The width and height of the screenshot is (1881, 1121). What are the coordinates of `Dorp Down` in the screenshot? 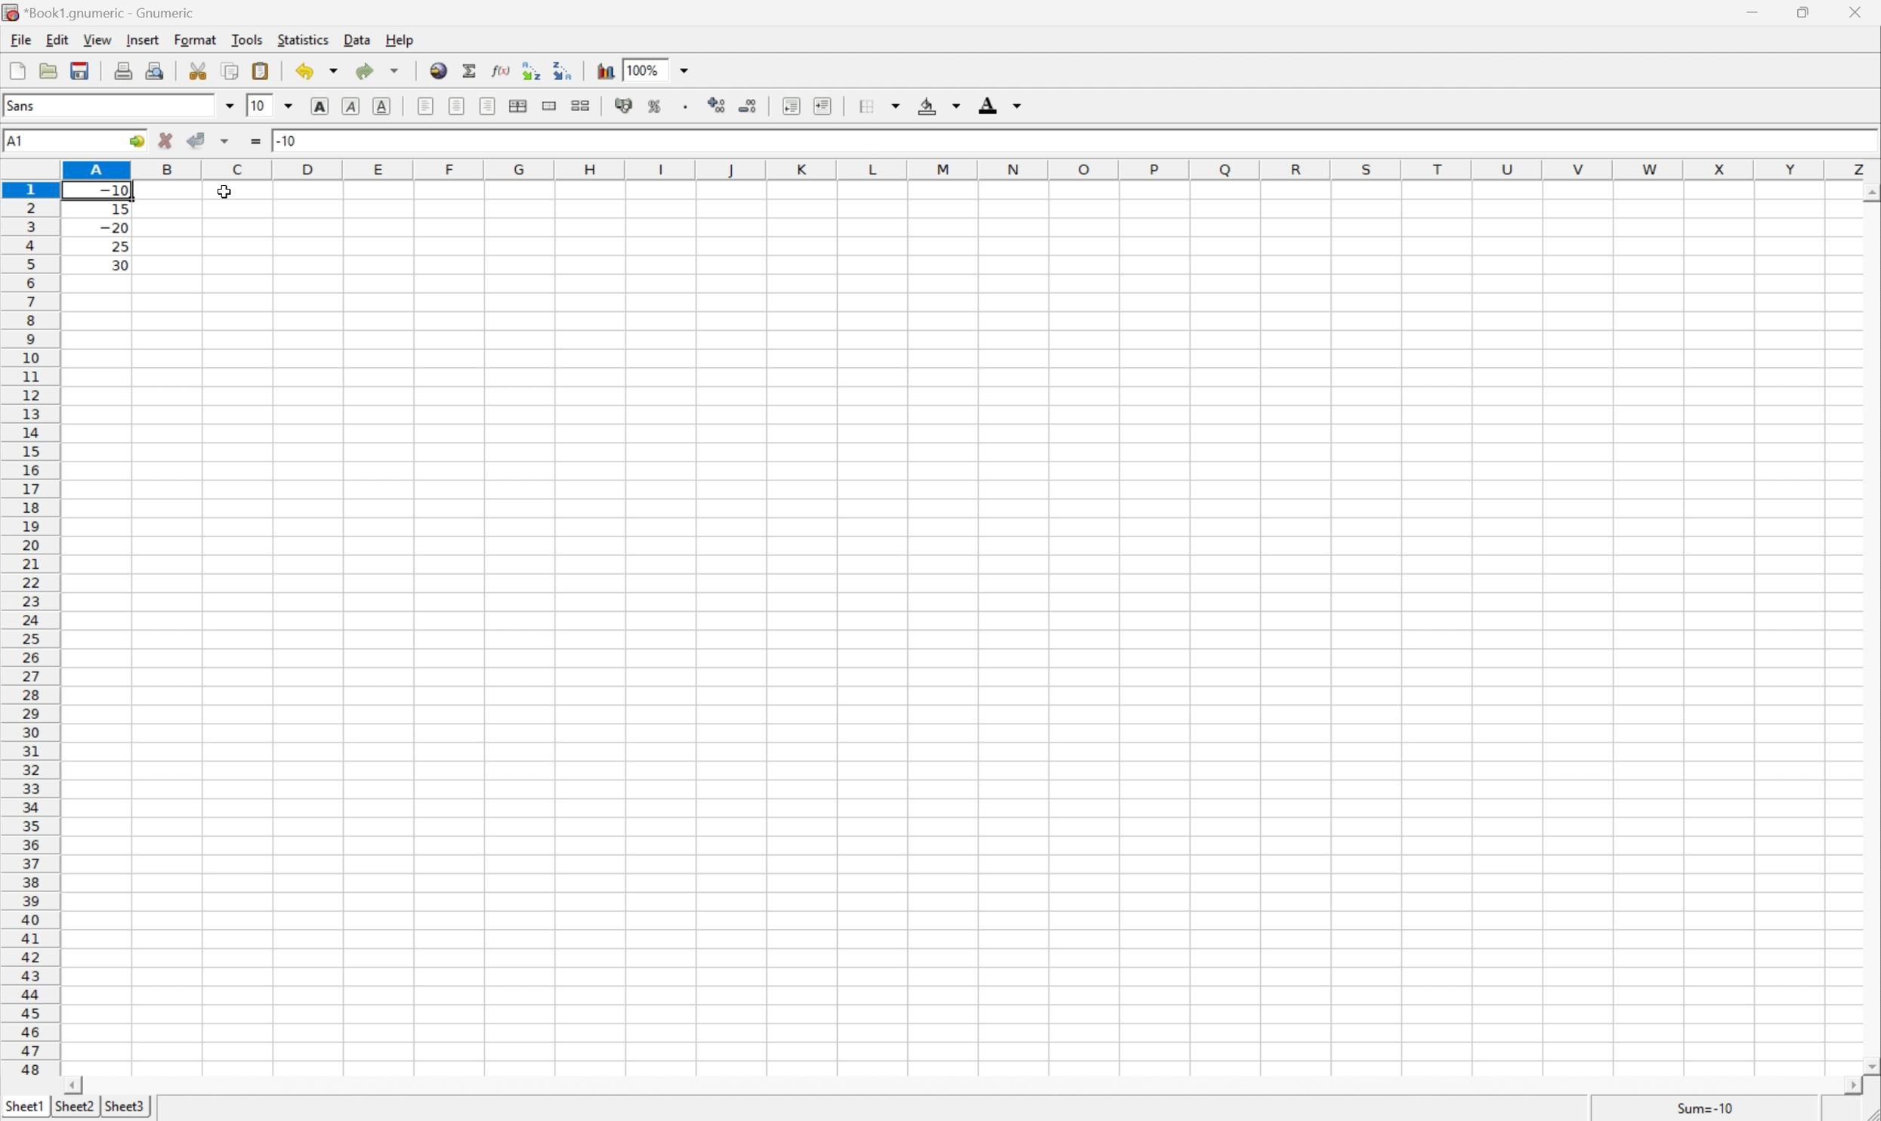 It's located at (1018, 107).